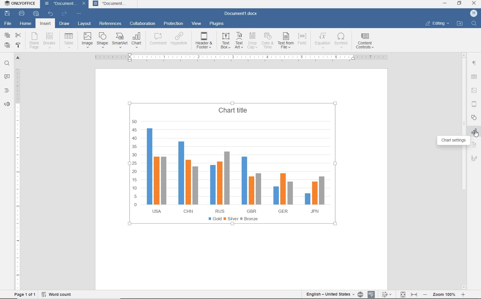 The width and height of the screenshot is (481, 299). What do you see at coordinates (25, 24) in the screenshot?
I see `home` at bounding box center [25, 24].